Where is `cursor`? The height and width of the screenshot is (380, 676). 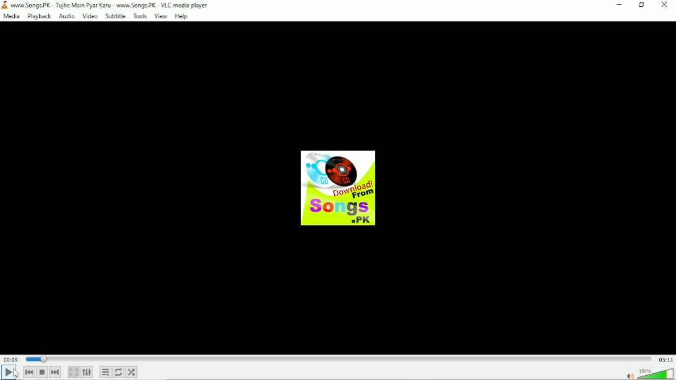
cursor is located at coordinates (17, 373).